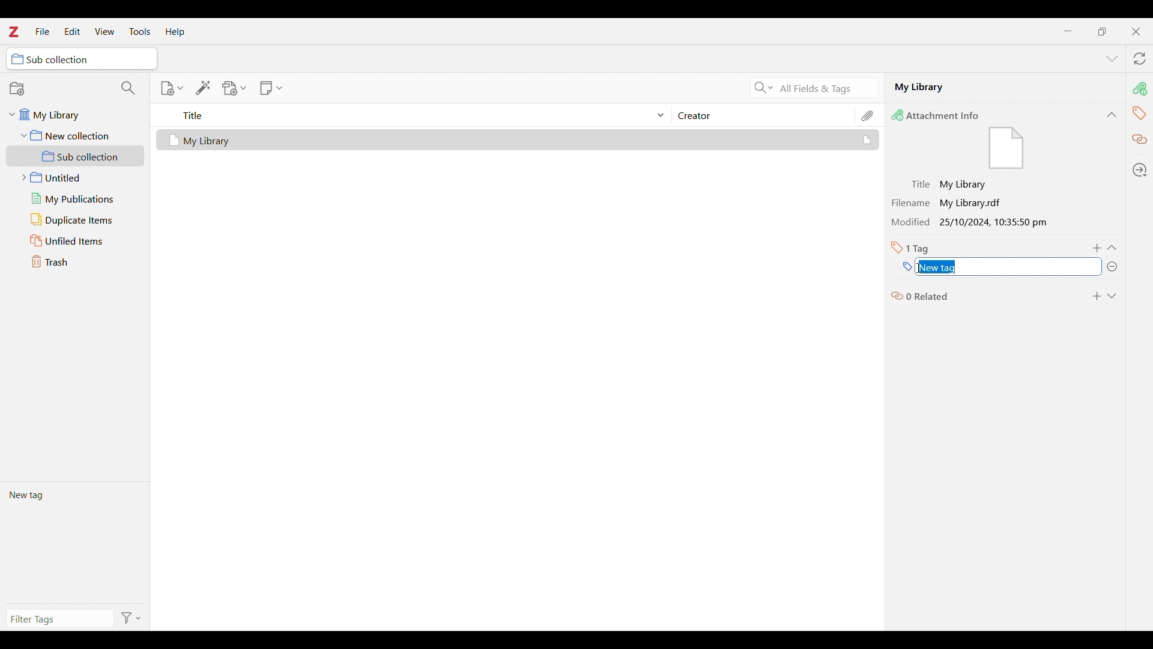 This screenshot has width=1153, height=649. I want to click on Modified 25/10/2024, 10:35:50 pm, so click(973, 223).